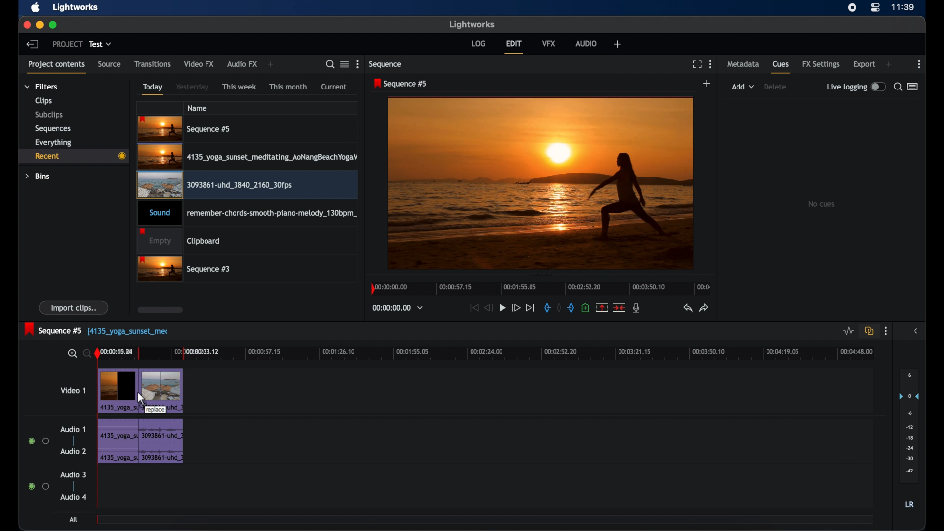  What do you see at coordinates (848, 331) in the screenshot?
I see `toggle audio levels editing` at bounding box center [848, 331].